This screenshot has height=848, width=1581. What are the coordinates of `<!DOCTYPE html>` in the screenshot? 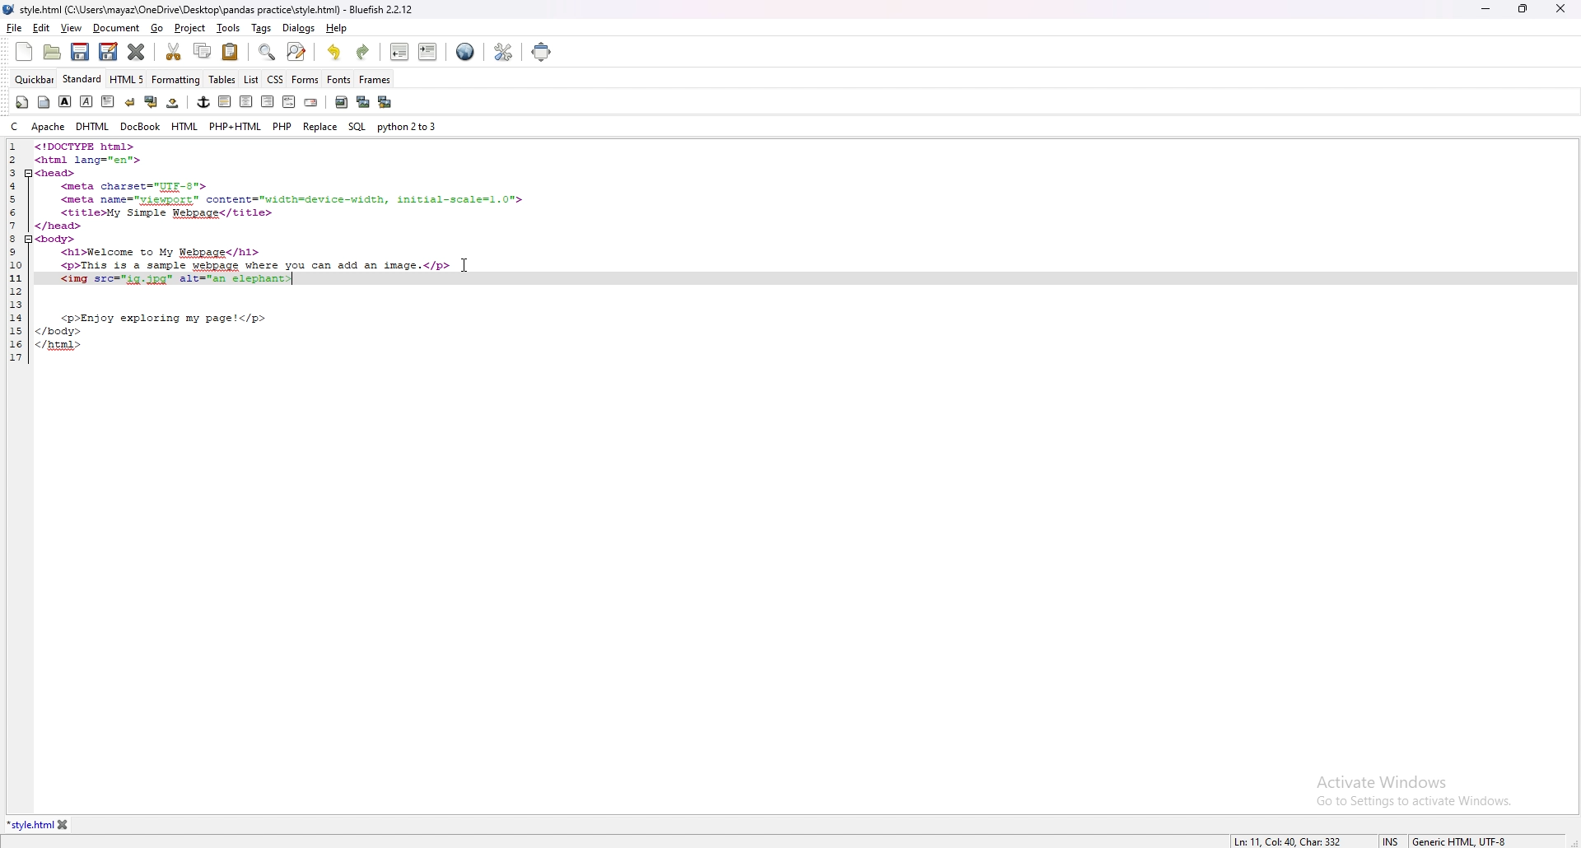 It's located at (88, 147).